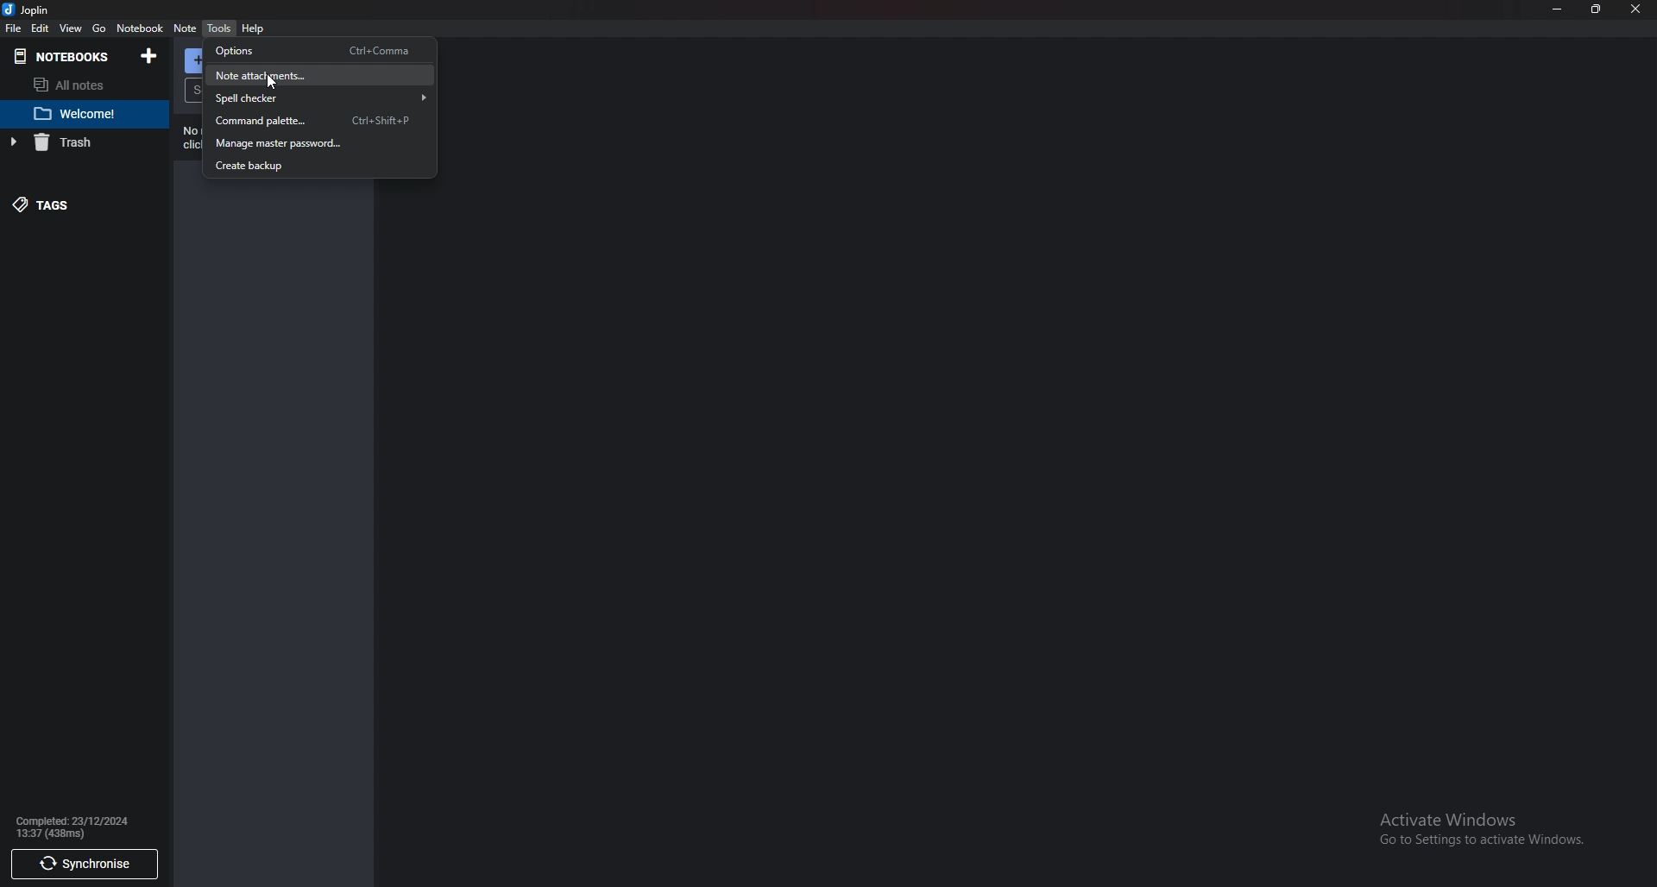  What do you see at coordinates (195, 139) in the screenshot?
I see `No notes in here. Create one by
clicking on "New note".` at bounding box center [195, 139].